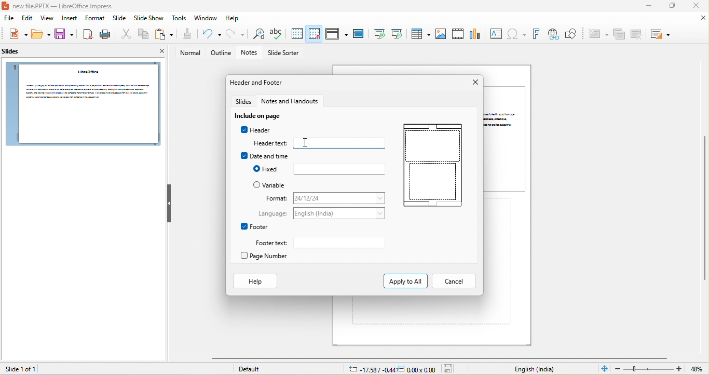  I want to click on edit, so click(26, 19).